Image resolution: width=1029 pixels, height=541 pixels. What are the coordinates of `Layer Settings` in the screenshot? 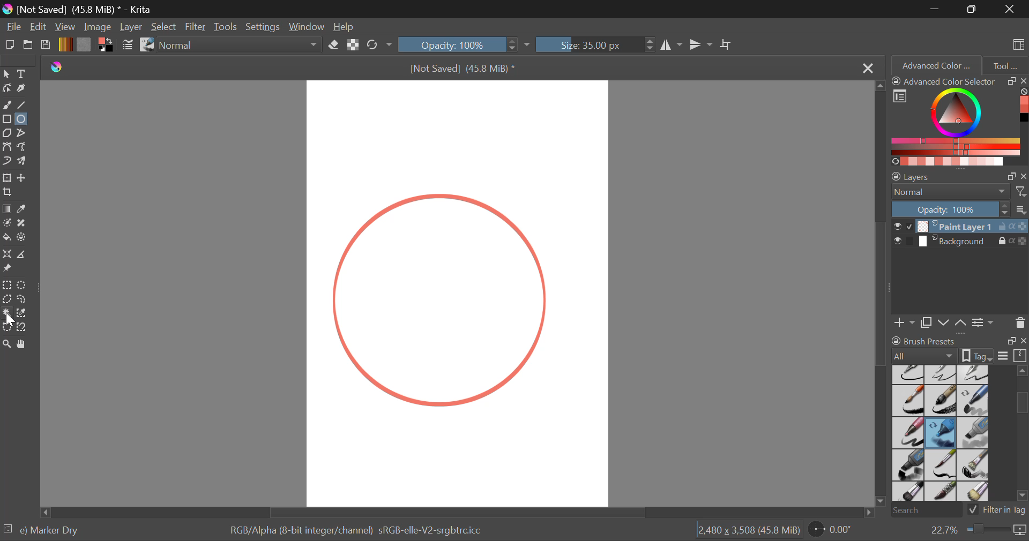 It's located at (959, 174).